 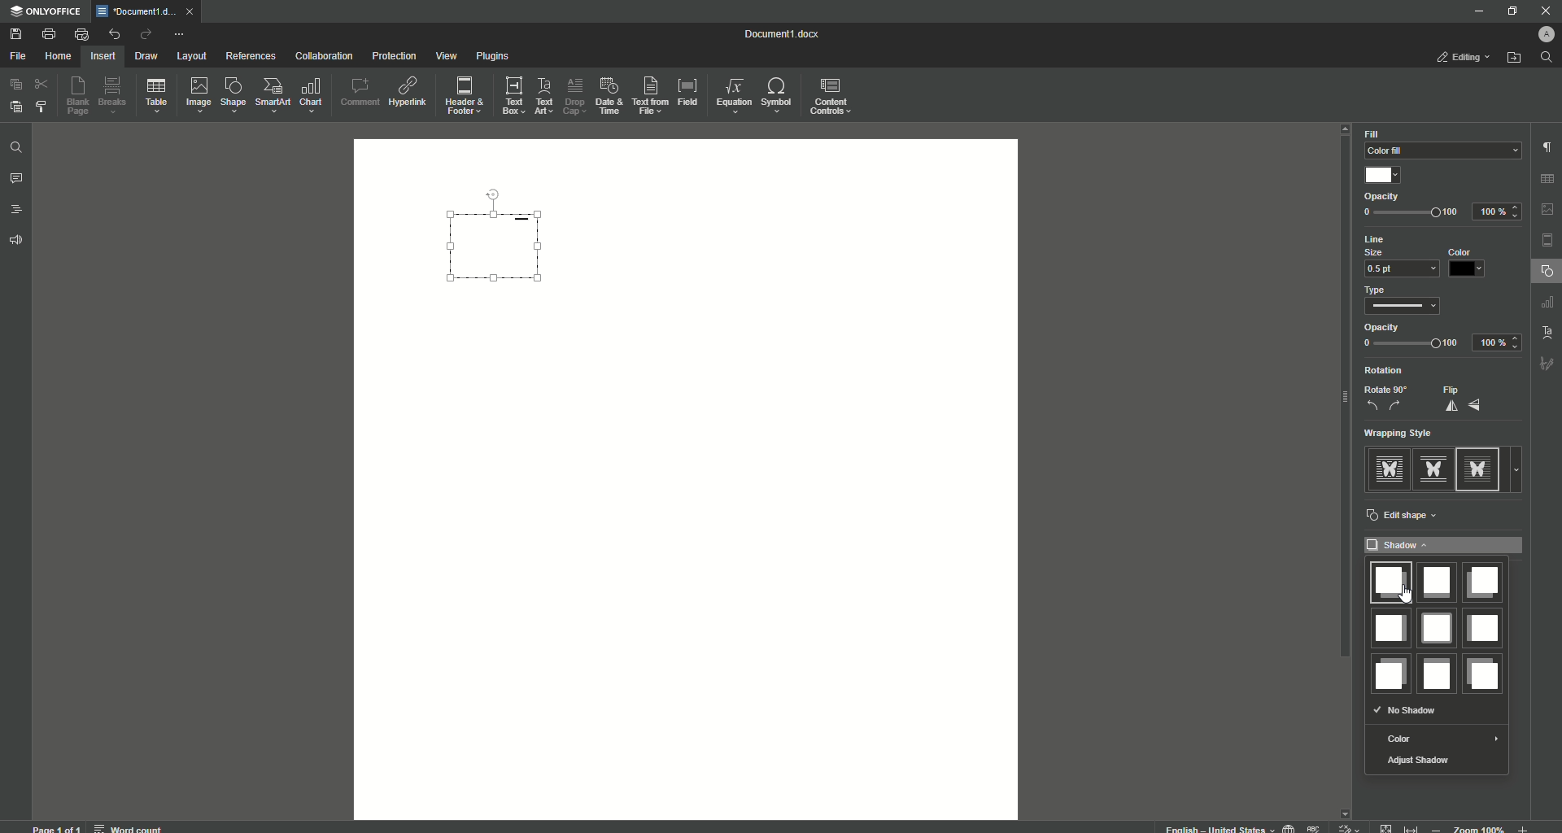 I want to click on No Shadow, so click(x=1407, y=710).